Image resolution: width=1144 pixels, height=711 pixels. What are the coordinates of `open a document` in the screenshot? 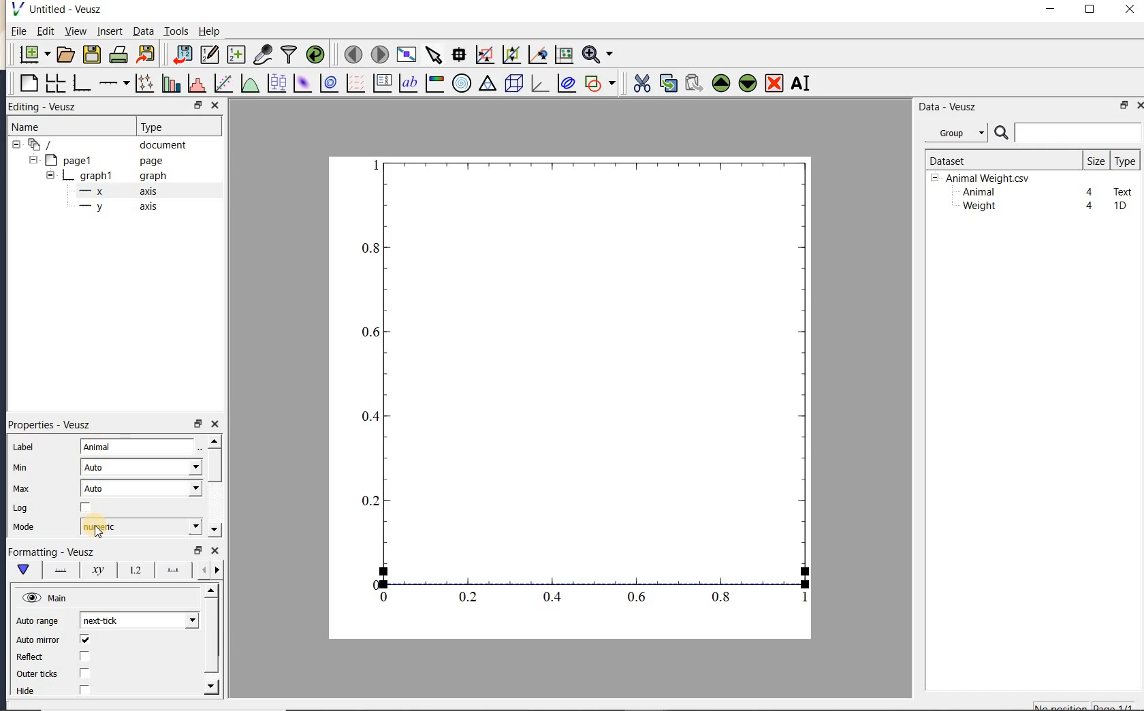 It's located at (64, 54).